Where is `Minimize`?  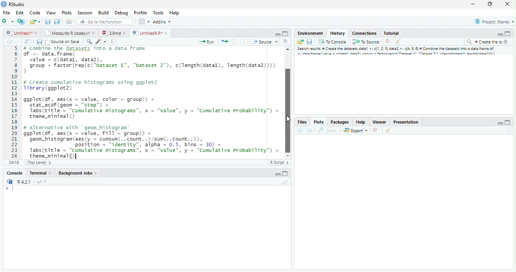
Minimize is located at coordinates (277, 174).